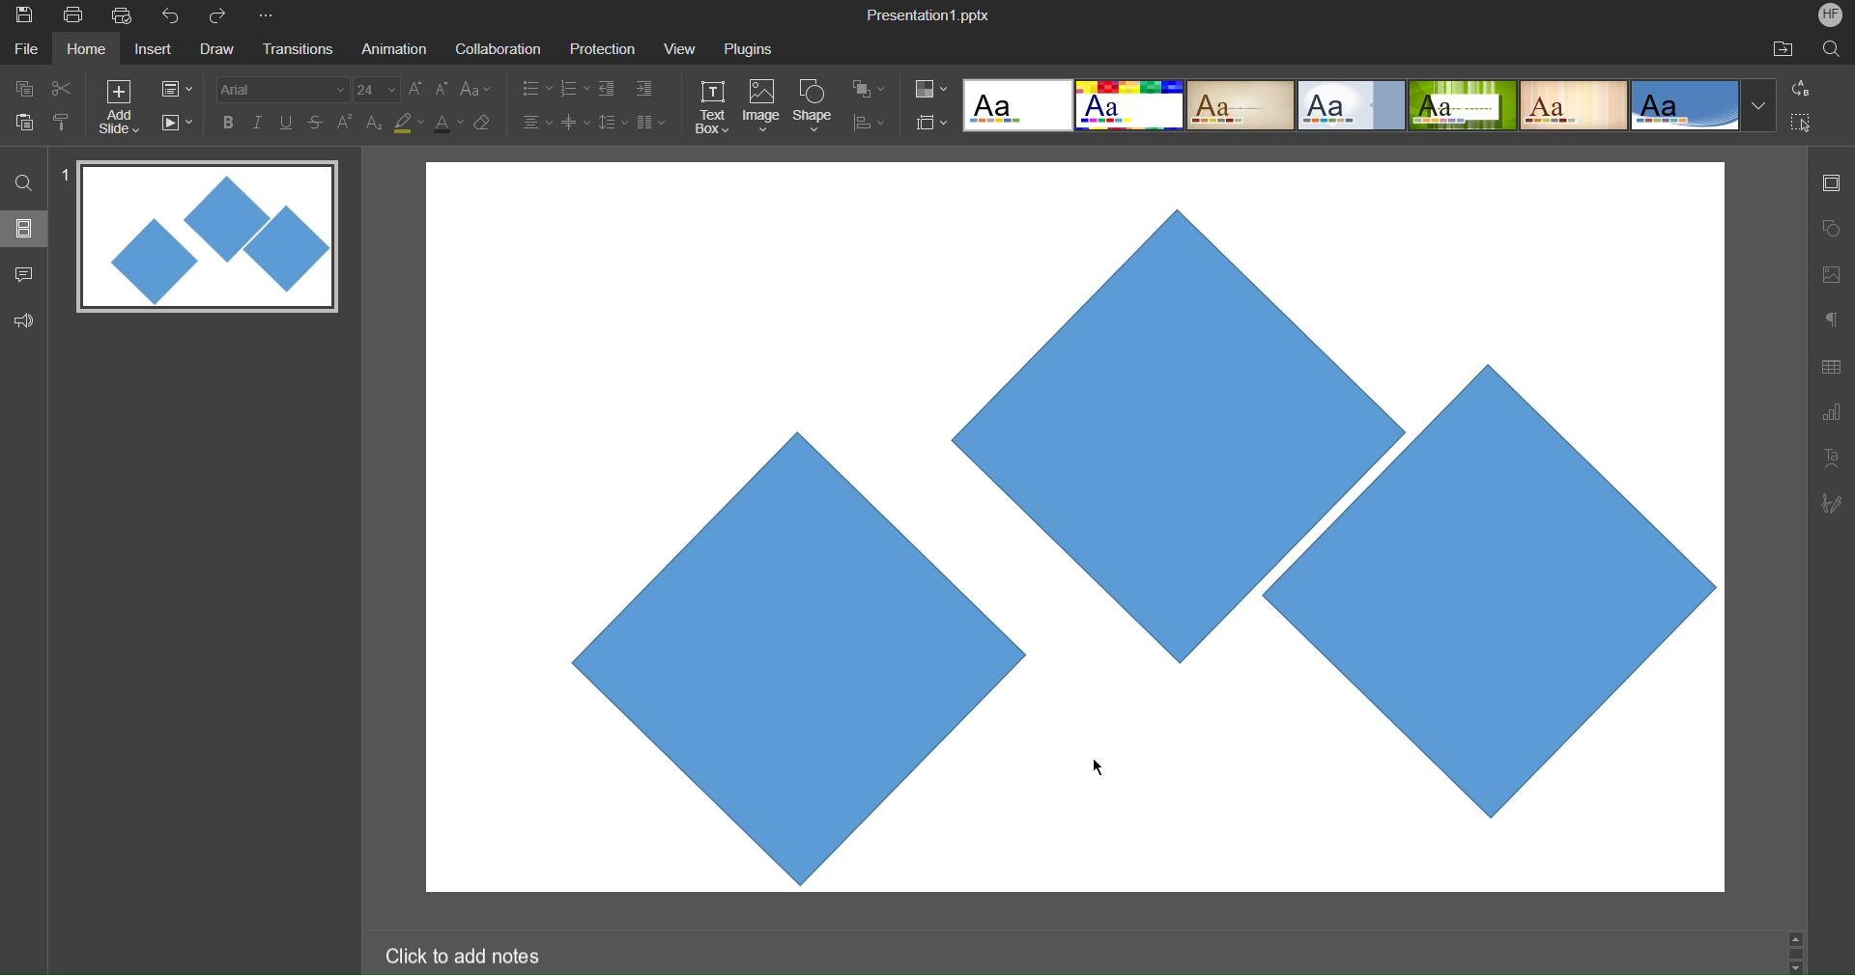 This screenshot has width=1855, height=975. I want to click on Image Settings, so click(1828, 274).